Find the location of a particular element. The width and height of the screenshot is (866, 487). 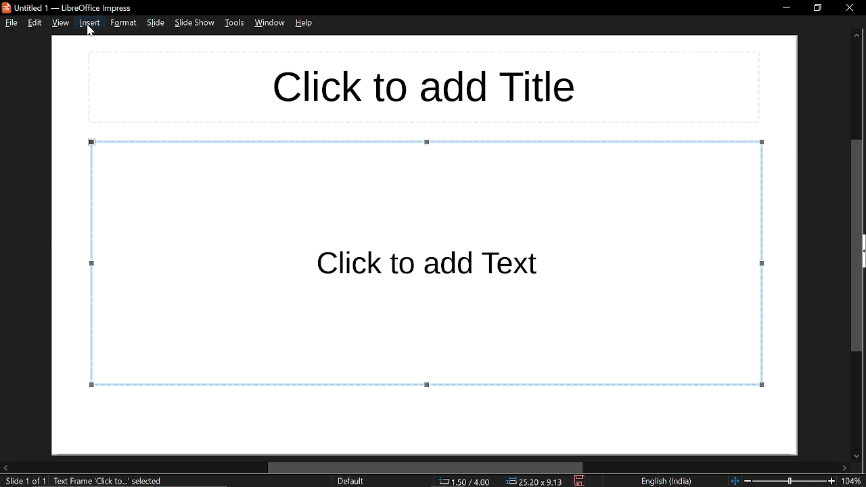

save is located at coordinates (580, 481).